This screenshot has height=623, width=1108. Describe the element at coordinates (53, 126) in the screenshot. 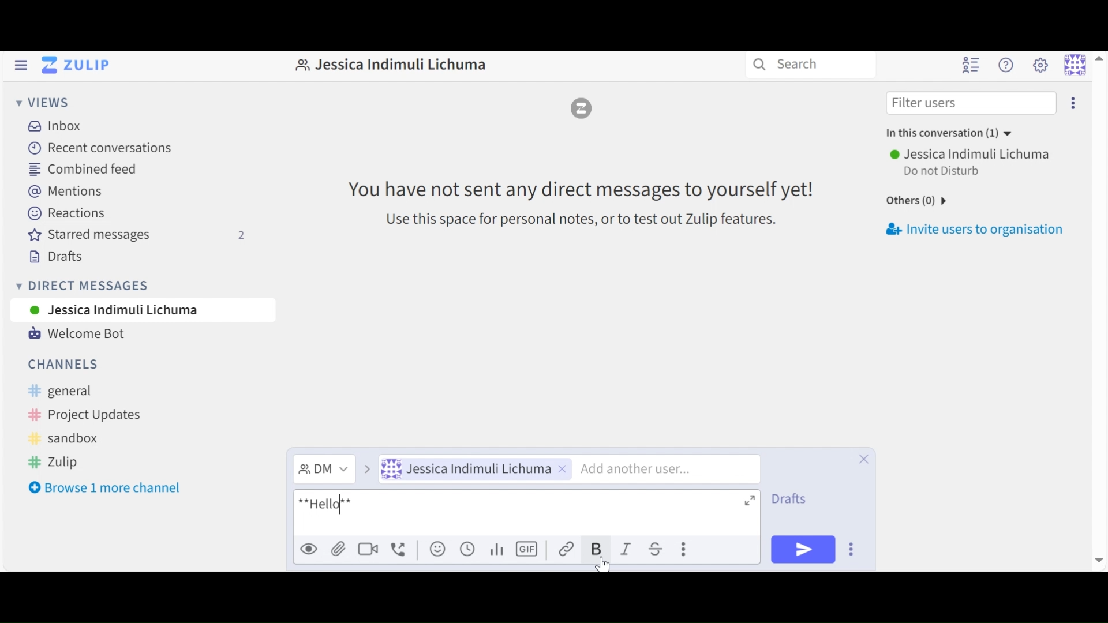

I see `Inbox` at that location.